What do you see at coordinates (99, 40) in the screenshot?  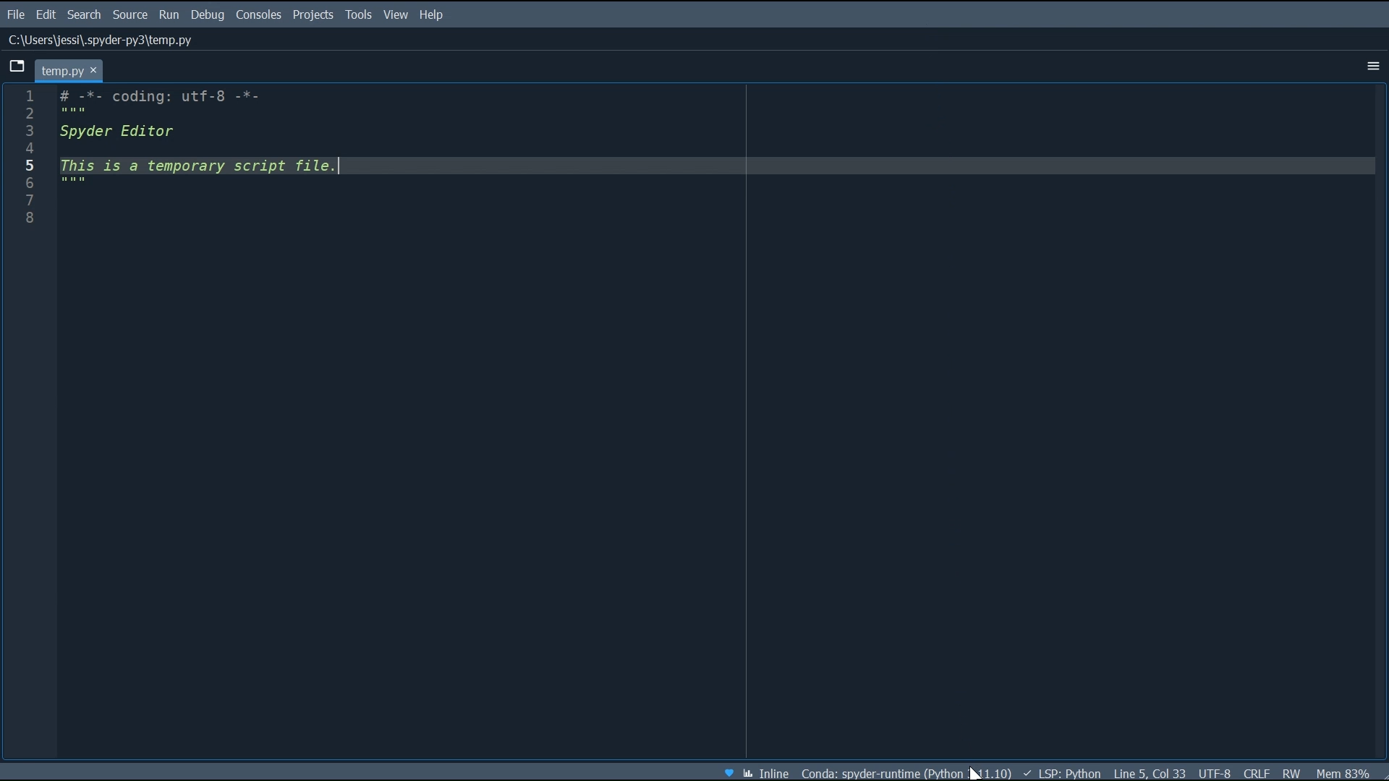 I see `File Path` at bounding box center [99, 40].